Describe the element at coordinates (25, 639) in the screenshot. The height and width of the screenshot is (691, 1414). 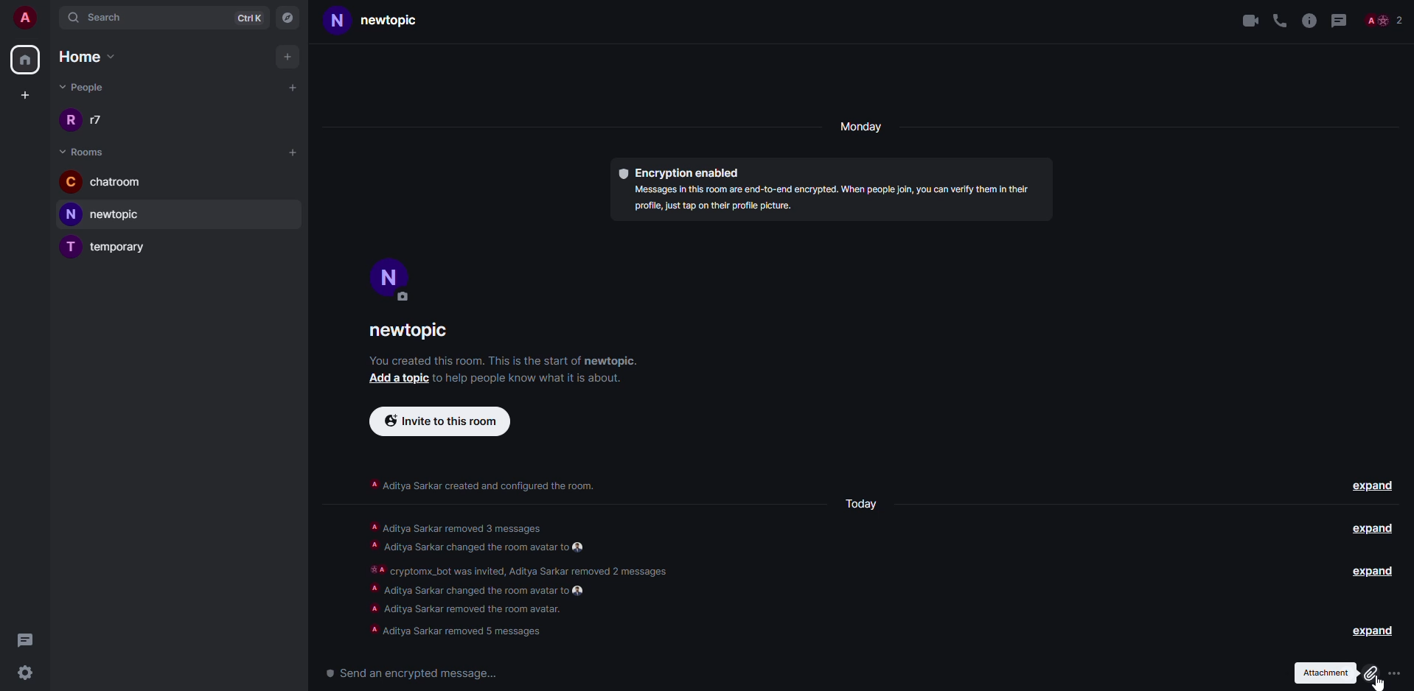
I see `threads` at that location.